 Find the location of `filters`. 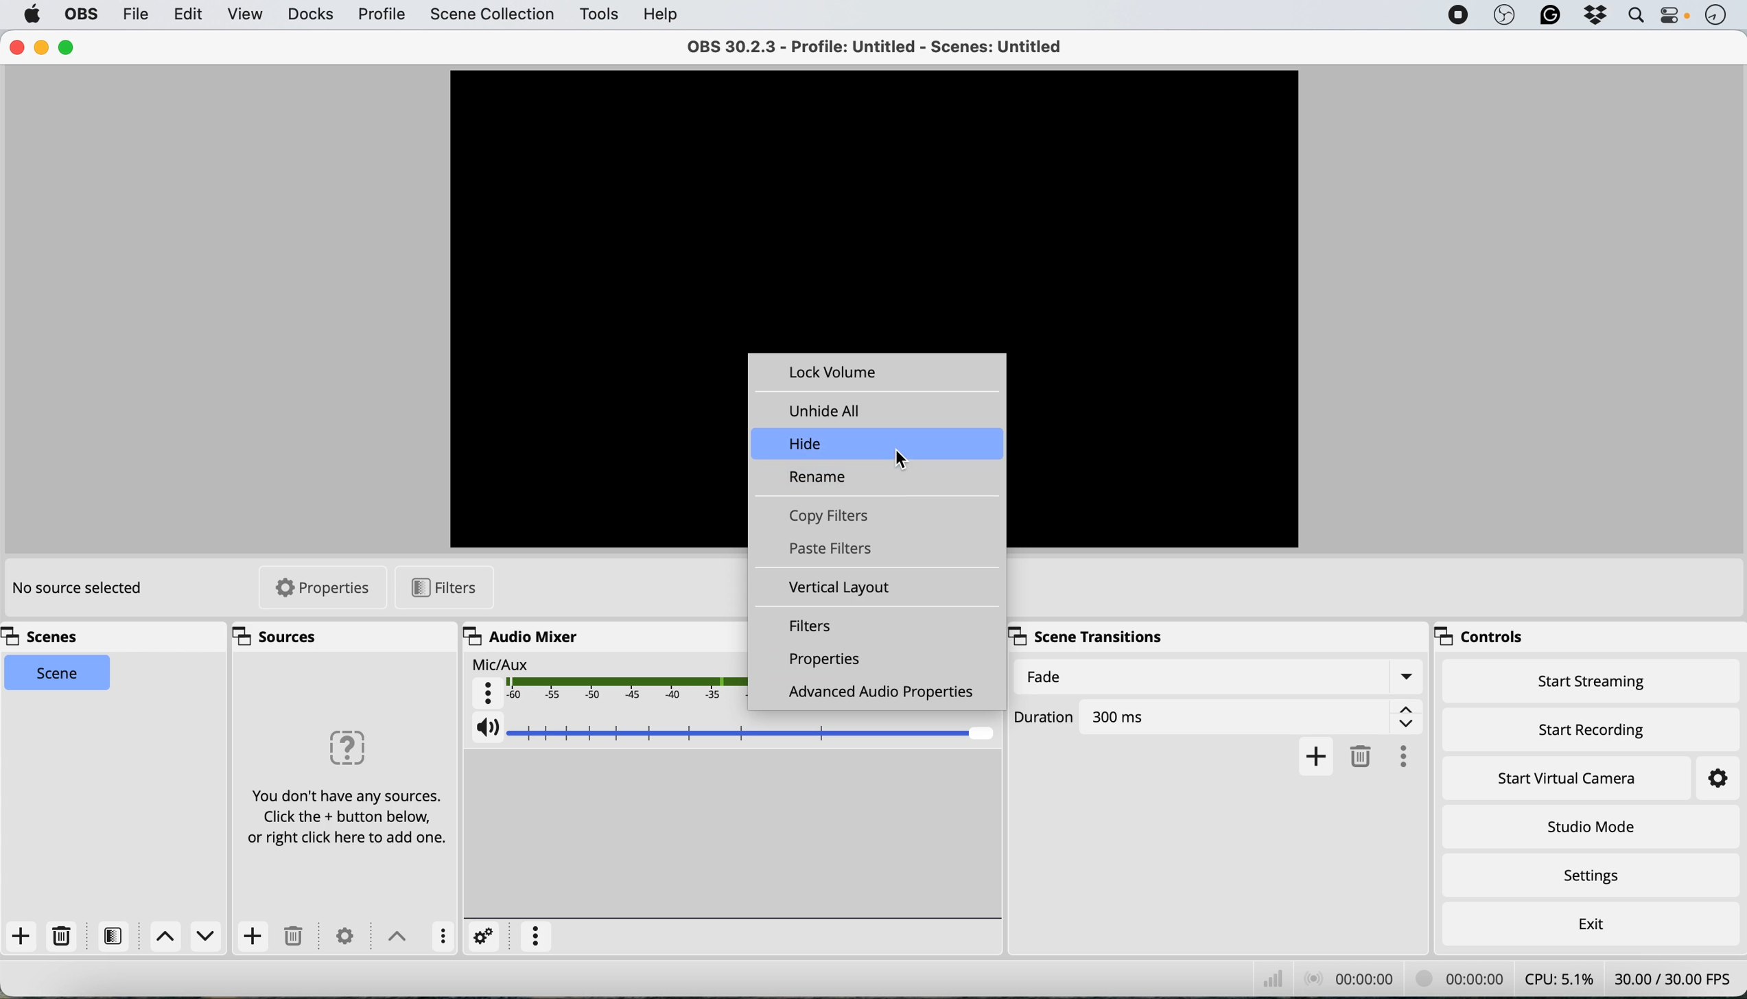

filters is located at coordinates (115, 936).